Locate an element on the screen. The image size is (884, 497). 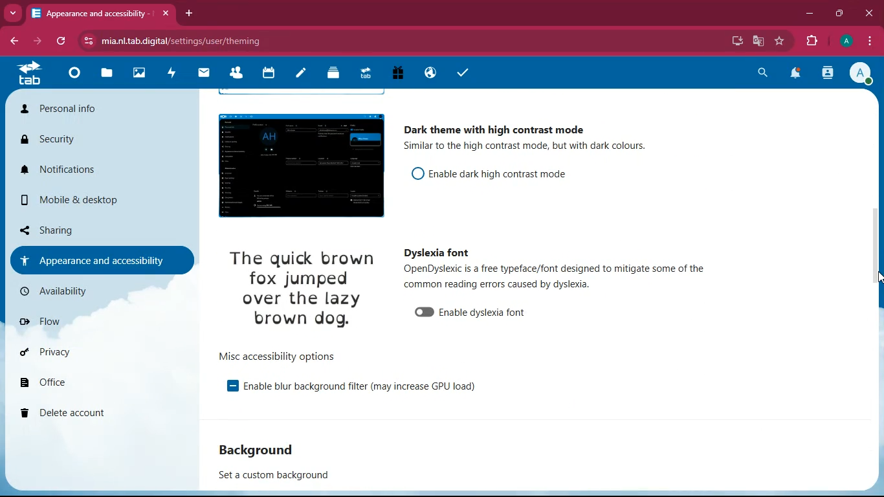
desktop is located at coordinates (736, 42).